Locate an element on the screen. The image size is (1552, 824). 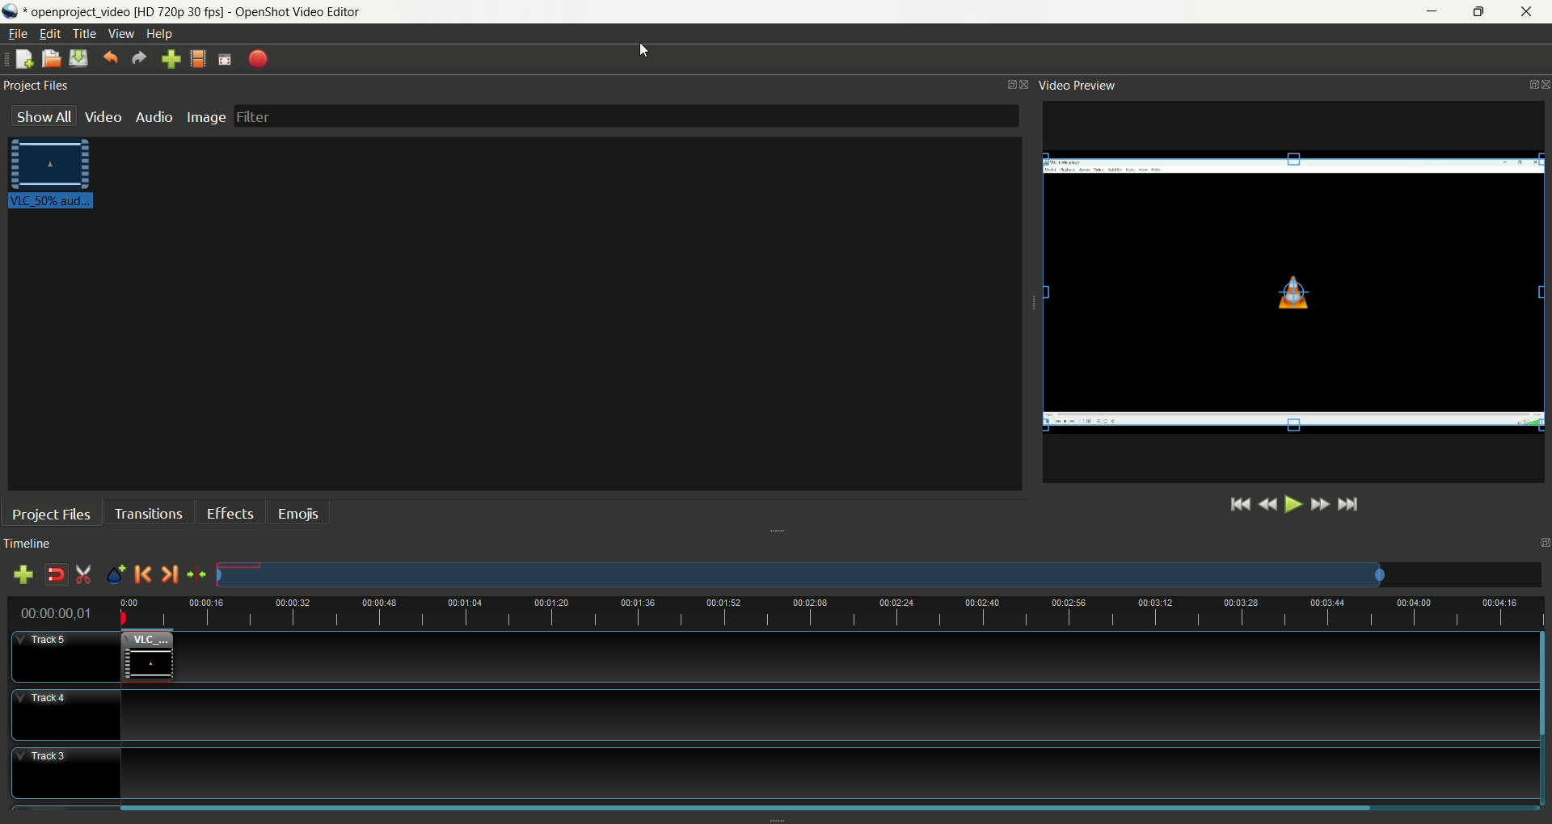
transitions is located at coordinates (149, 513).